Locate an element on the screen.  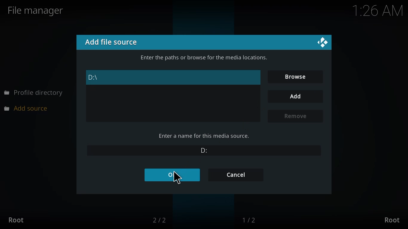
1/2 is located at coordinates (254, 219).